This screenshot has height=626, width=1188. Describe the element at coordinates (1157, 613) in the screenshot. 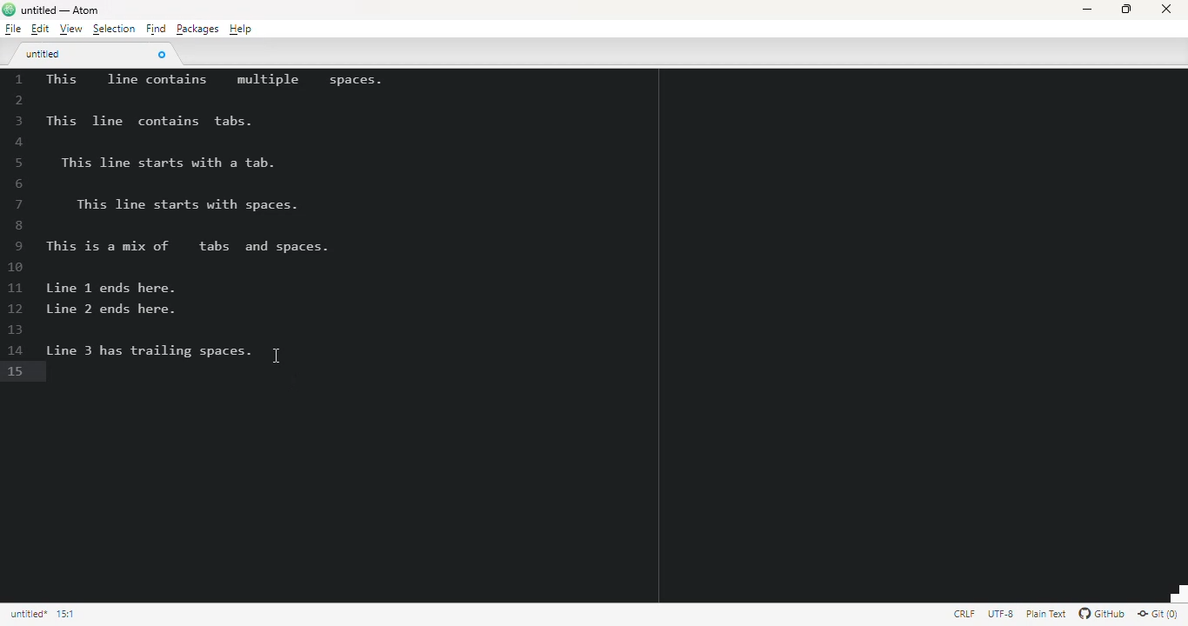

I see `Git(0)` at that location.